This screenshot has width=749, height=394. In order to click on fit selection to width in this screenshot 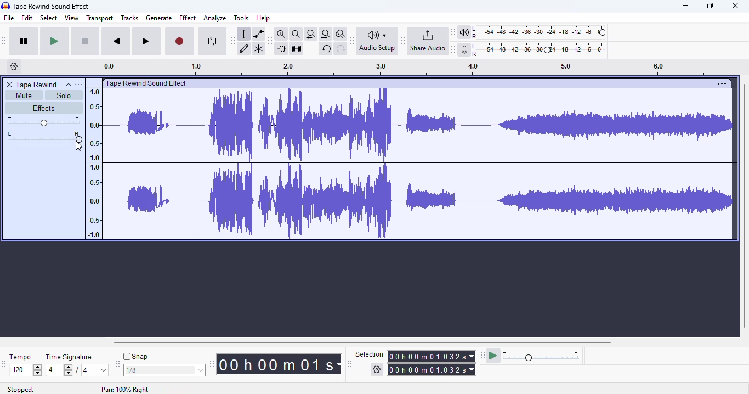, I will do `click(311, 35)`.